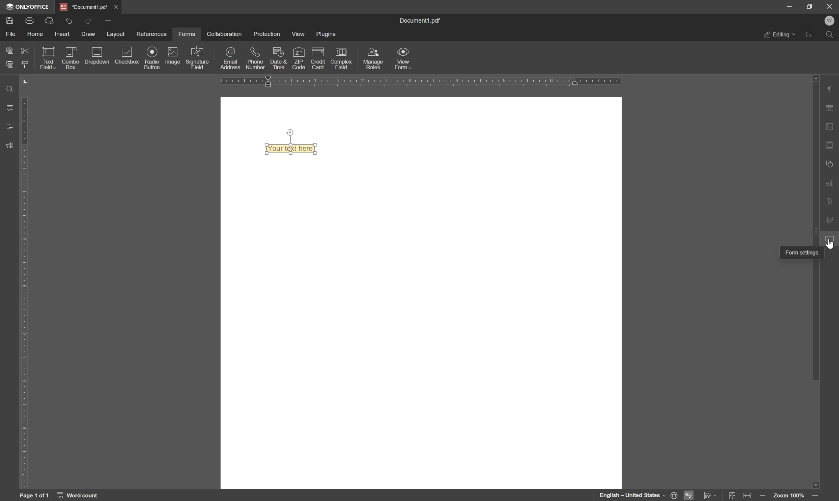 Image resolution: width=839 pixels, height=501 pixels. I want to click on manage roles, so click(374, 58).